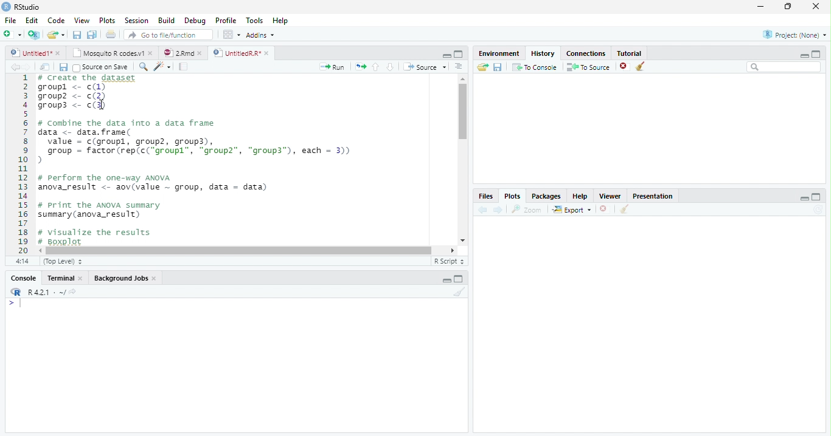  I want to click on Untitled R*, so click(241, 53).